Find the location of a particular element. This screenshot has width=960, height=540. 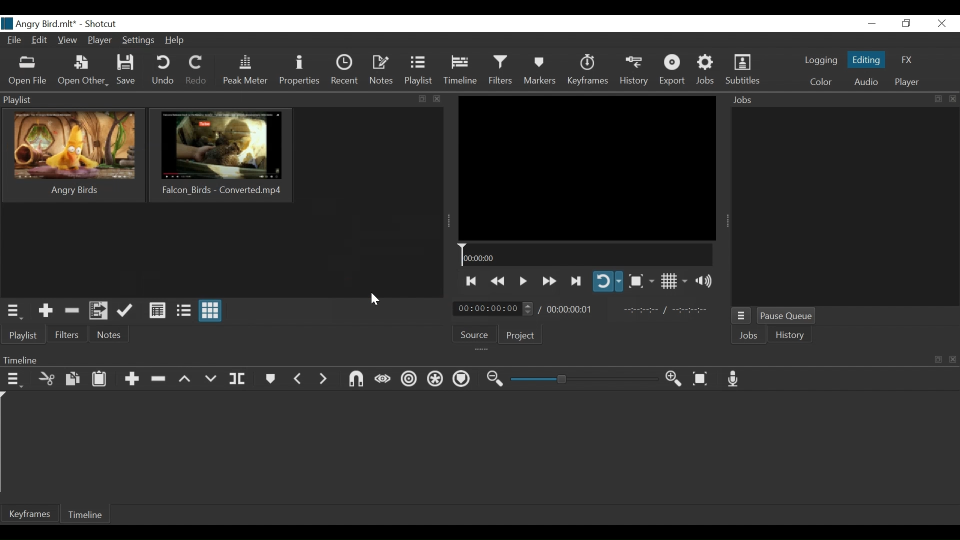

Play forward quickly is located at coordinates (549, 281).